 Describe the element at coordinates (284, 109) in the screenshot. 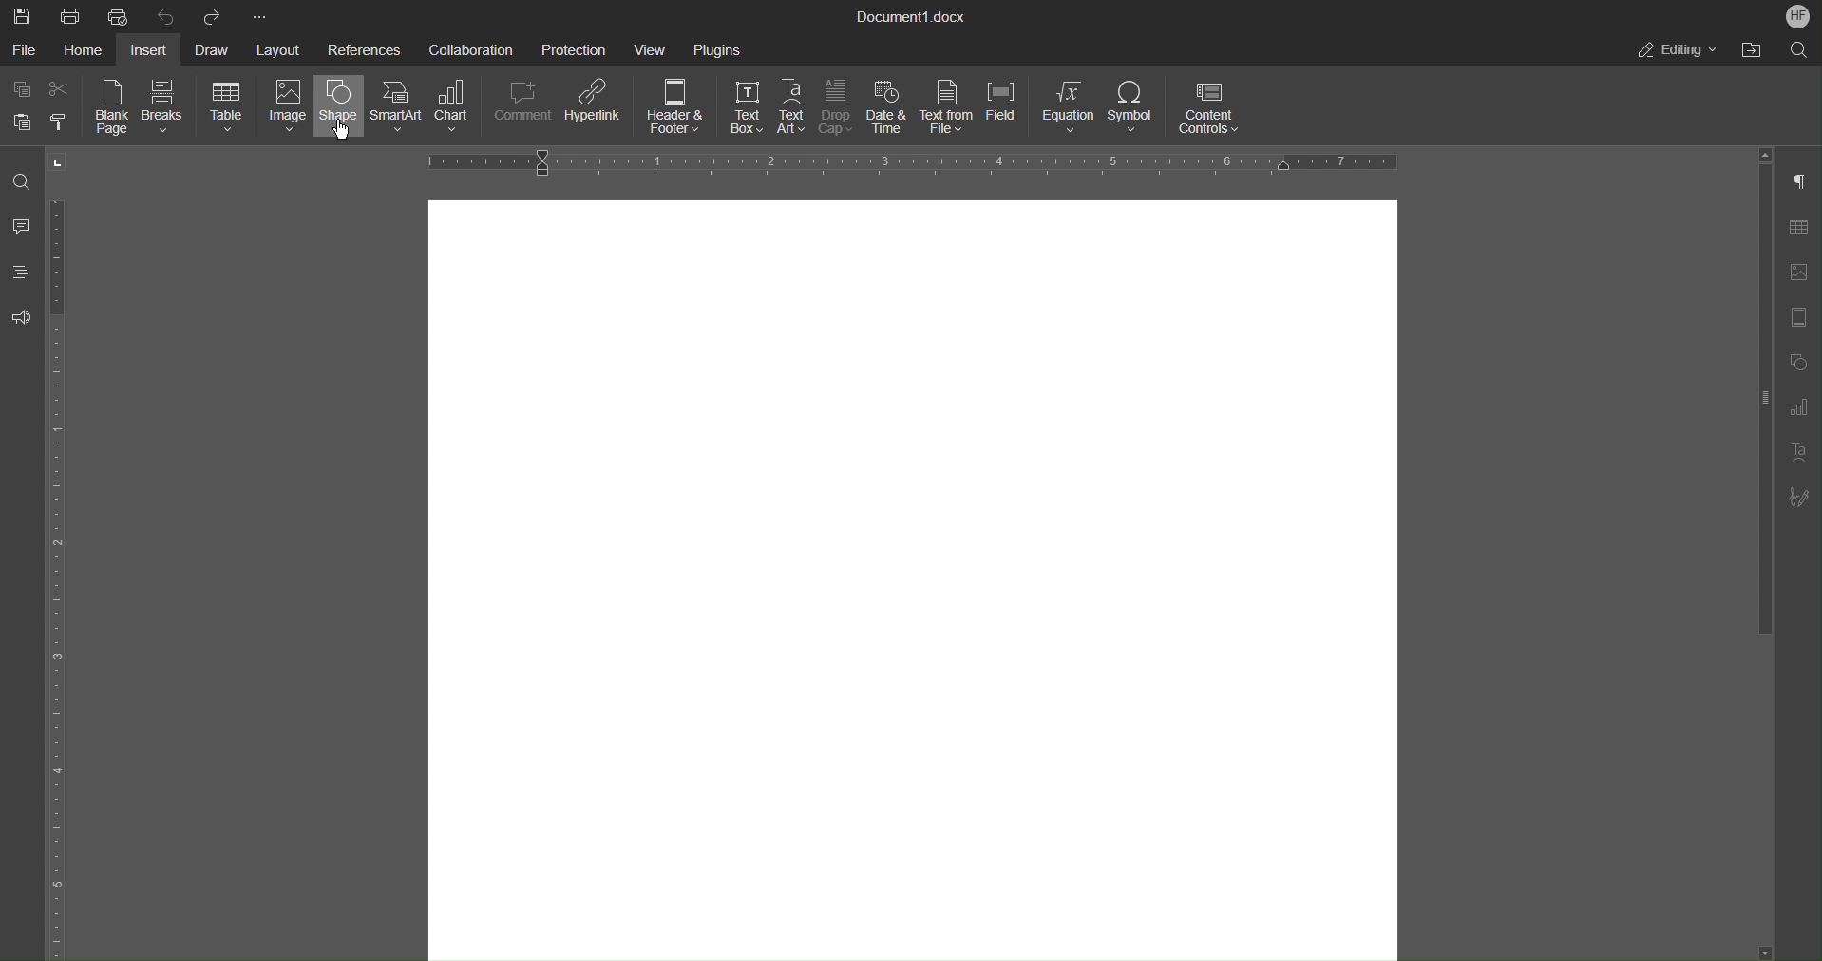

I see `Image` at that location.